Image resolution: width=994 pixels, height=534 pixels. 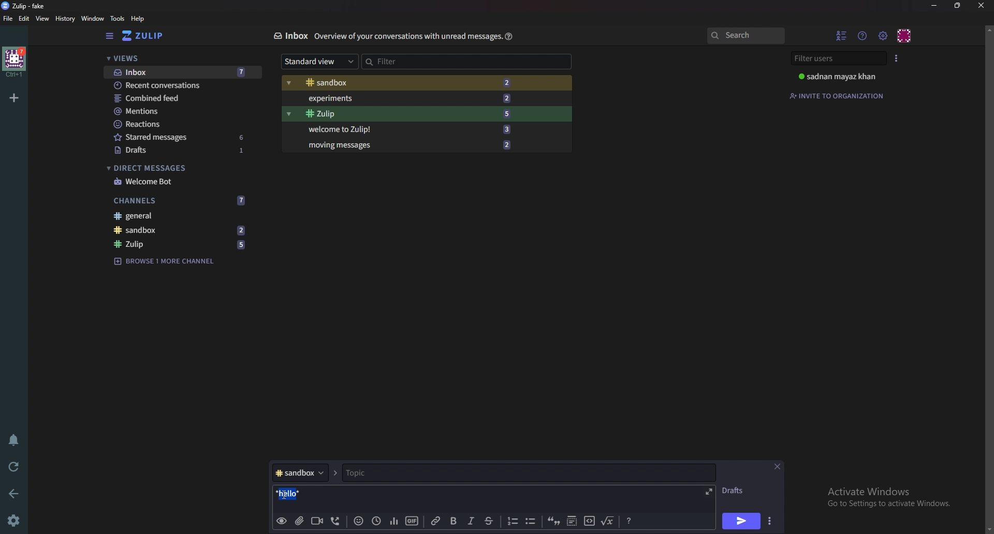 I want to click on search, so click(x=744, y=35).